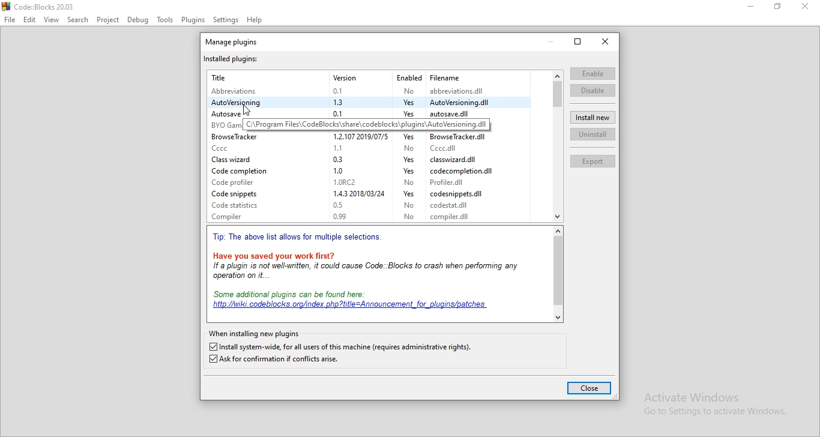 The width and height of the screenshot is (820, 437). Describe the element at coordinates (557, 318) in the screenshot. I see `Scroll down` at that location.